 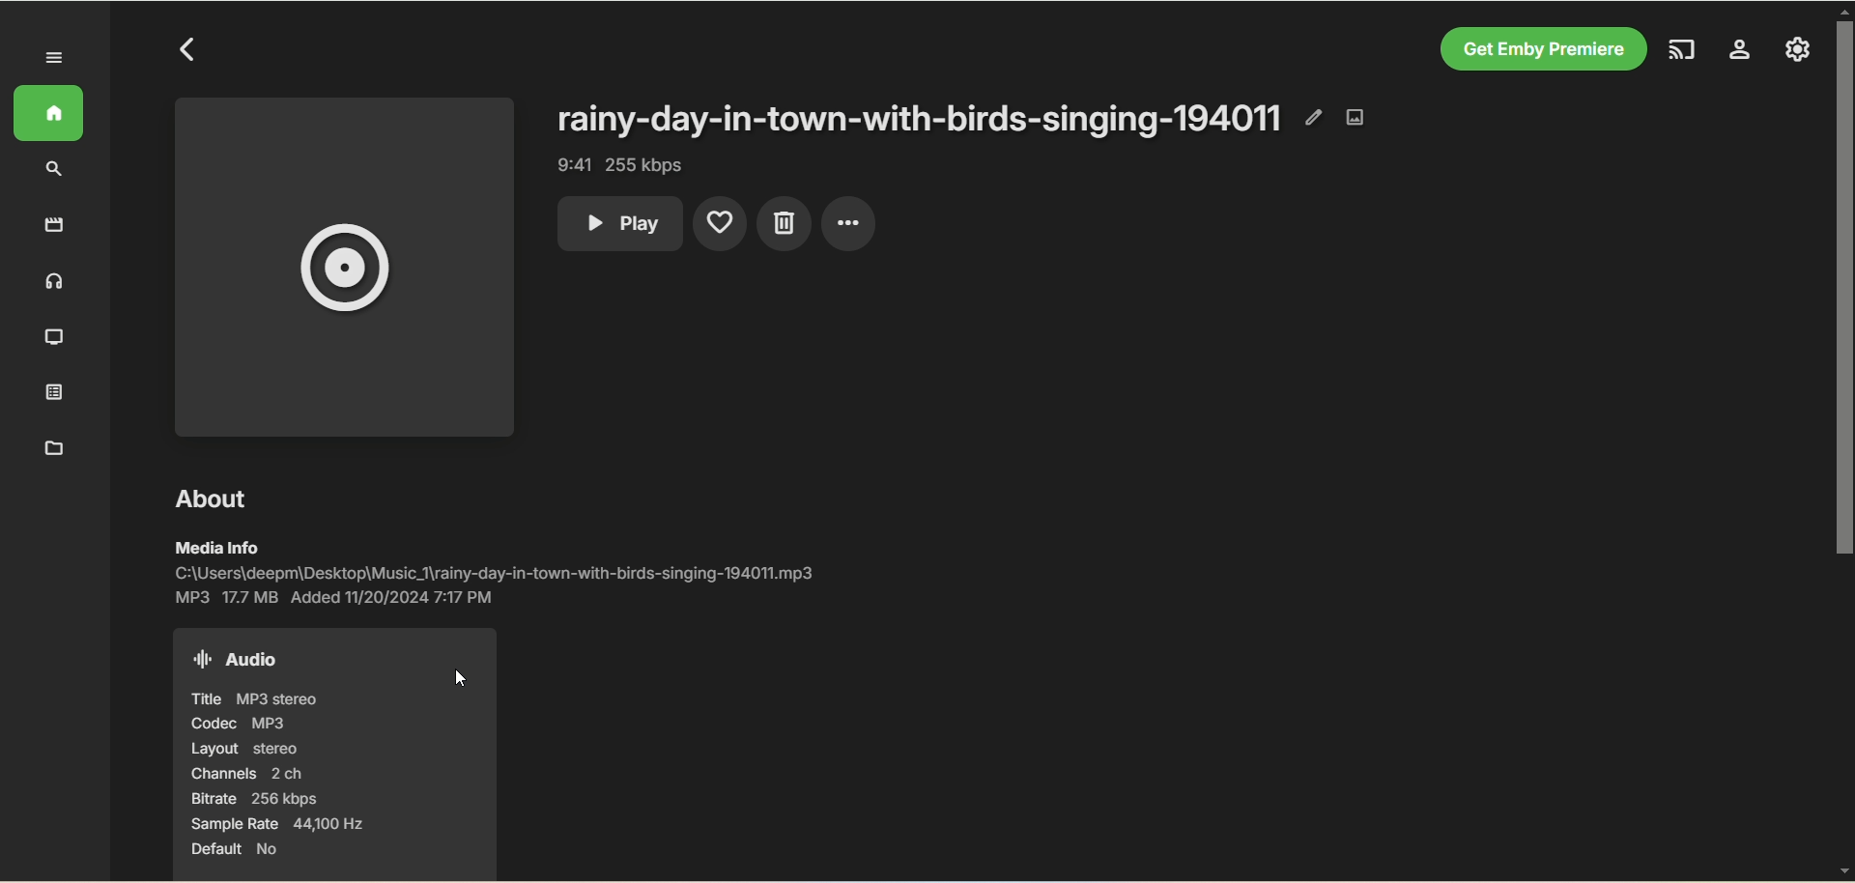 I want to click on 9:41 255 kbps, so click(x=627, y=164).